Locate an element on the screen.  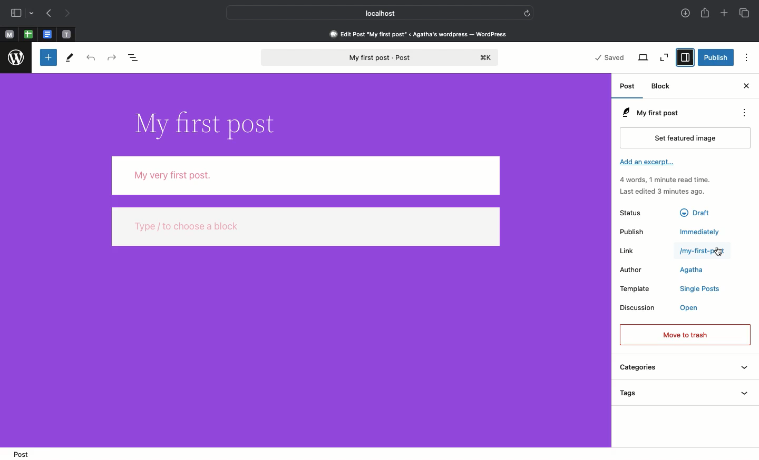
Link is located at coordinates (630, 251).